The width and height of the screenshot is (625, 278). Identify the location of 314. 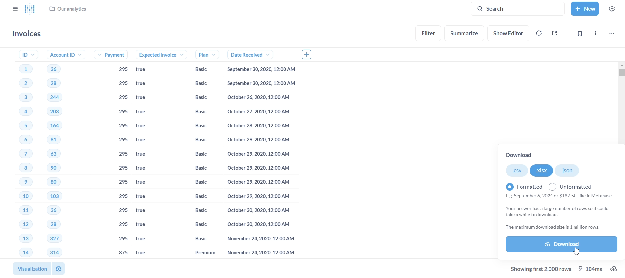
(54, 252).